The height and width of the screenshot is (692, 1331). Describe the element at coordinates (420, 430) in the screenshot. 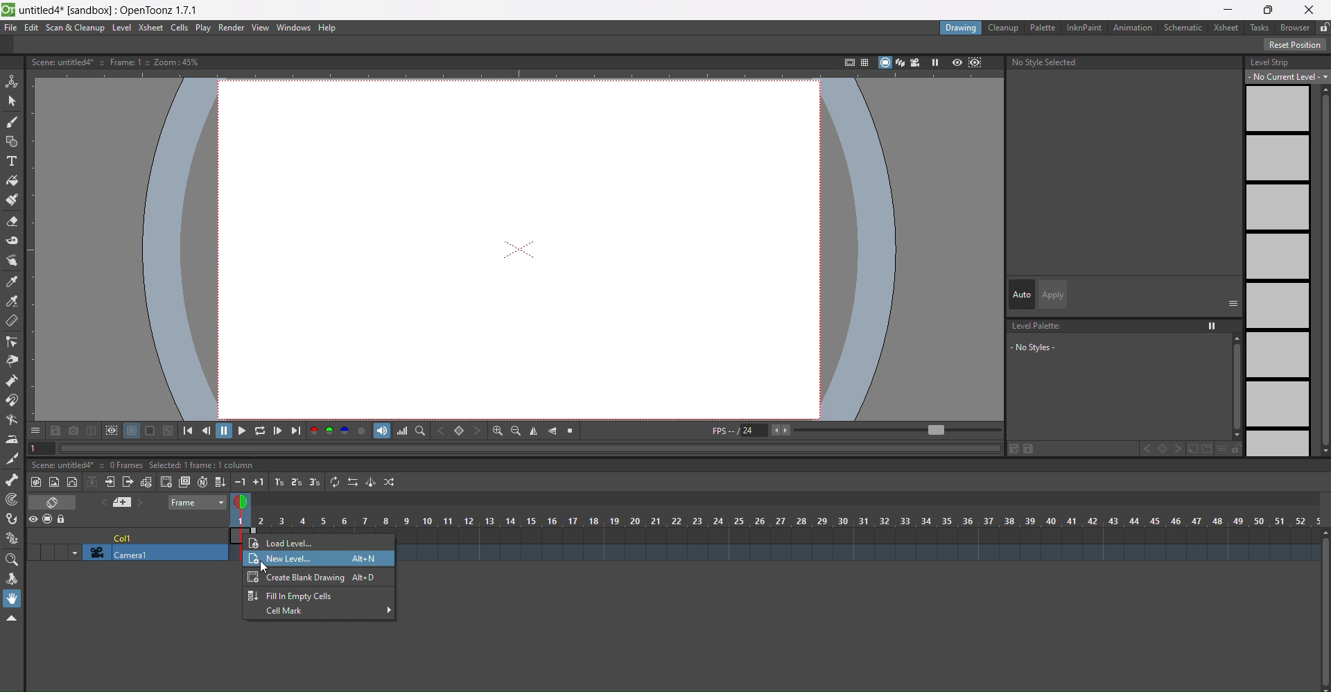

I see `locator` at that location.